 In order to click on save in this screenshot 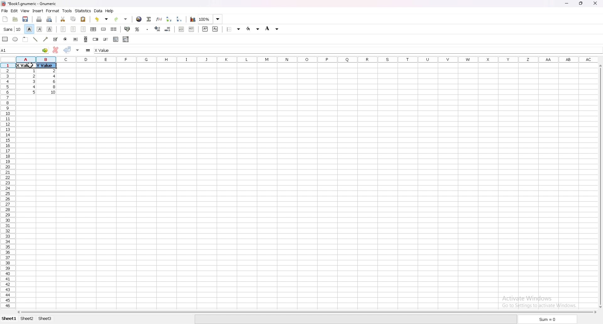, I will do `click(25, 19)`.